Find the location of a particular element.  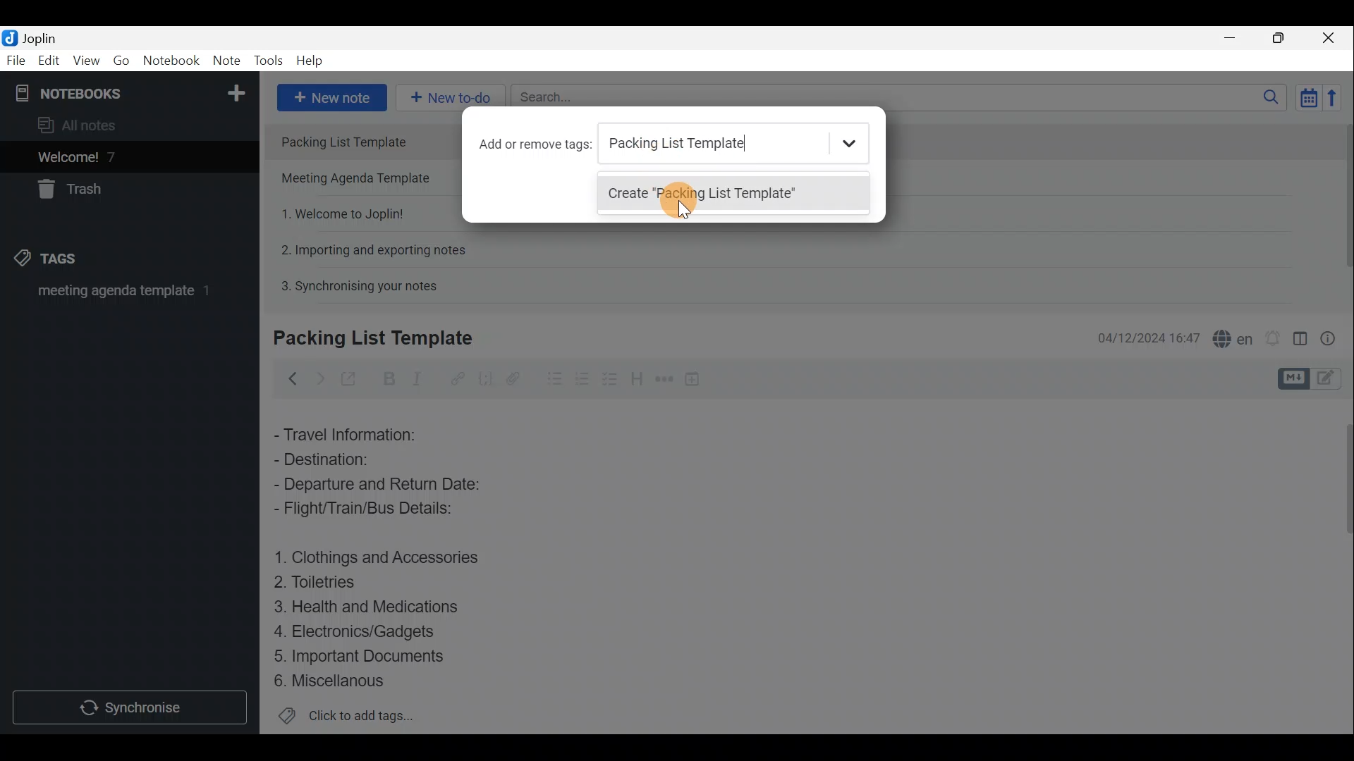

Numbered list is located at coordinates (611, 378).